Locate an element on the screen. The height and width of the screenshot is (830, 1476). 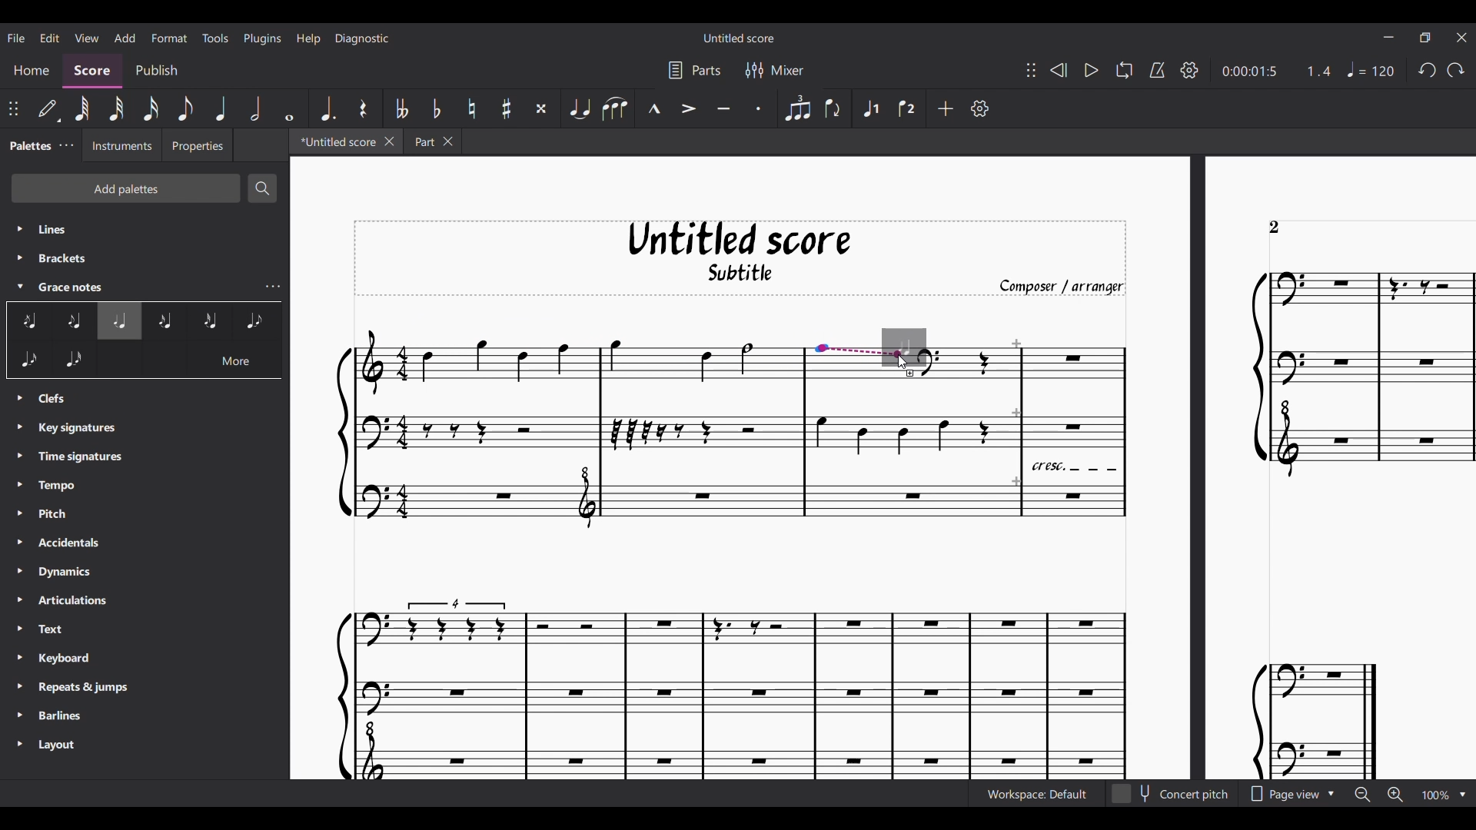
Change position of toolbar attached is located at coordinates (1030, 70).